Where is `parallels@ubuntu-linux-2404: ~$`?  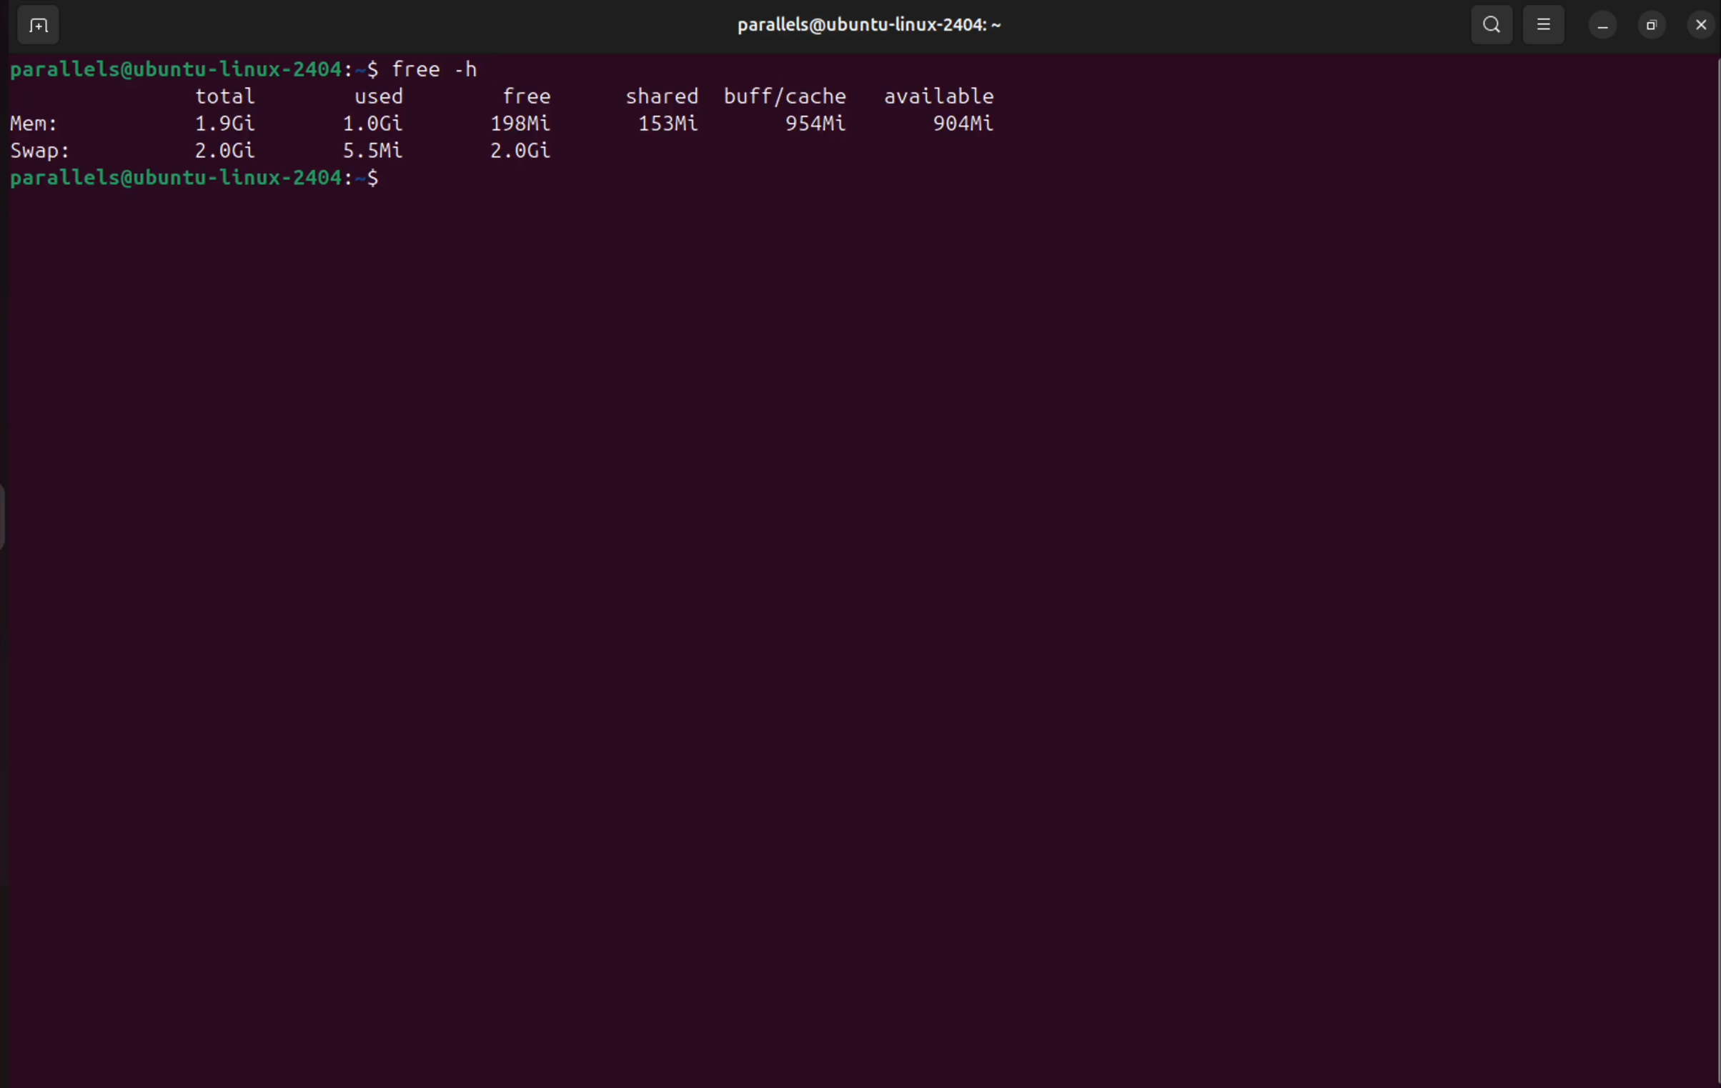 parallels@ubuntu-linux-2404: ~$ is located at coordinates (191, 68).